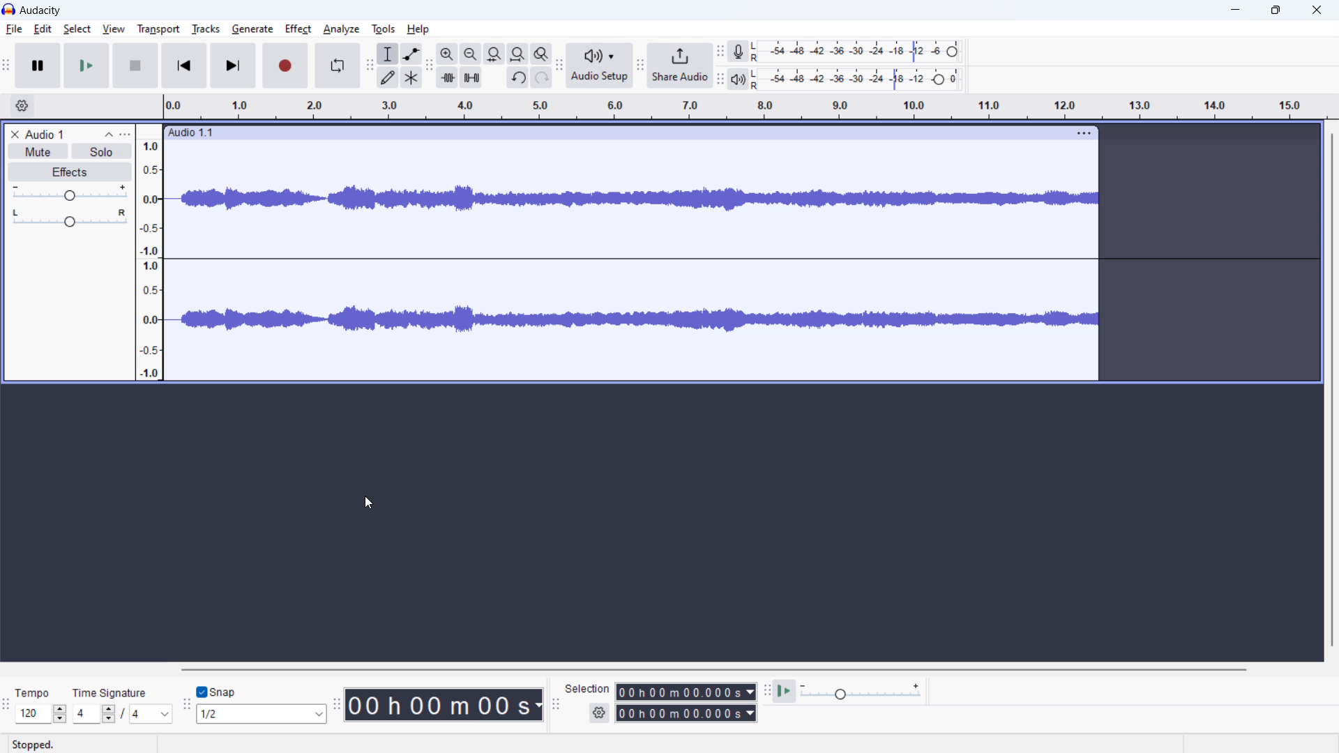  I want to click on edit, so click(43, 29).